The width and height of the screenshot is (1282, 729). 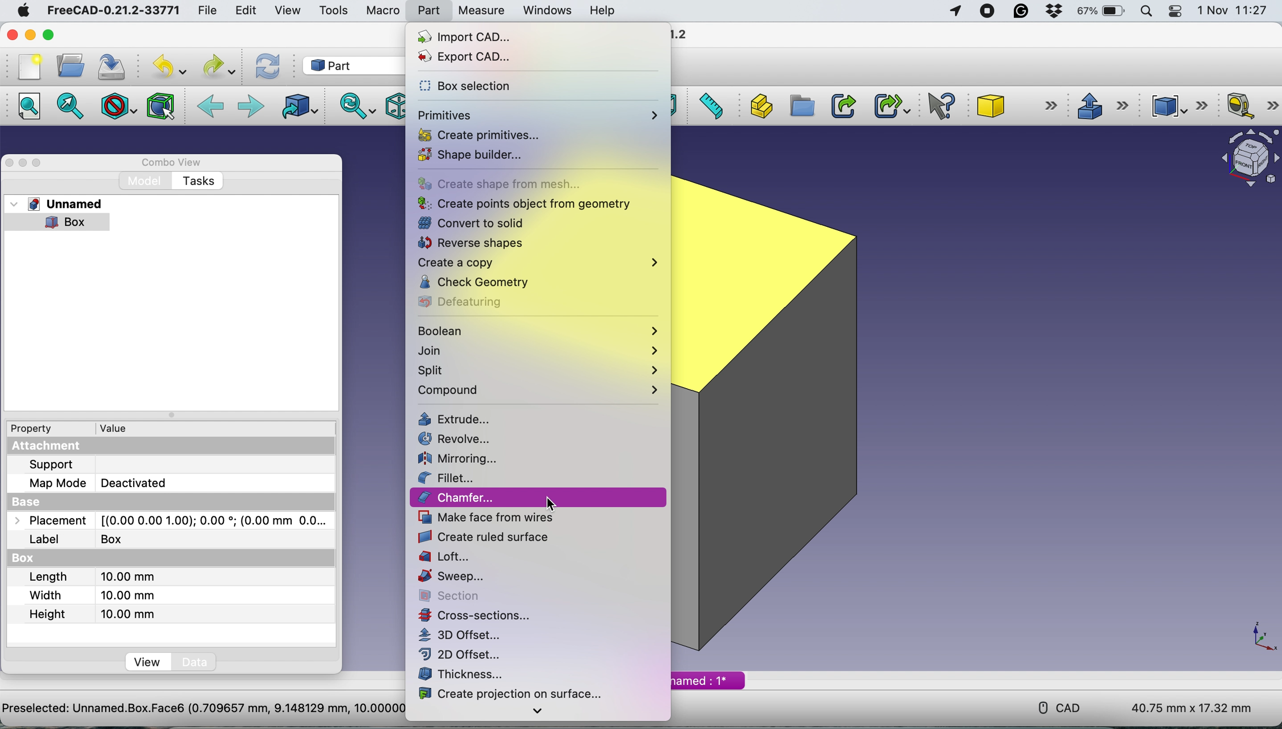 I want to click on view, so click(x=287, y=11).